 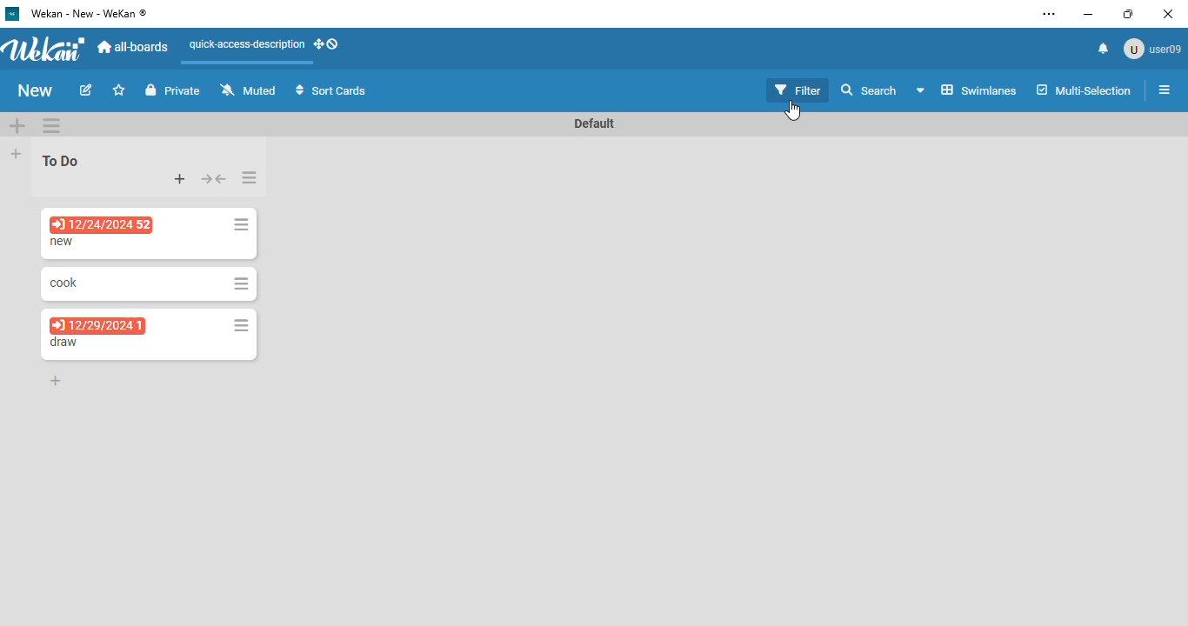 What do you see at coordinates (119, 90) in the screenshot?
I see `click to star this board` at bounding box center [119, 90].